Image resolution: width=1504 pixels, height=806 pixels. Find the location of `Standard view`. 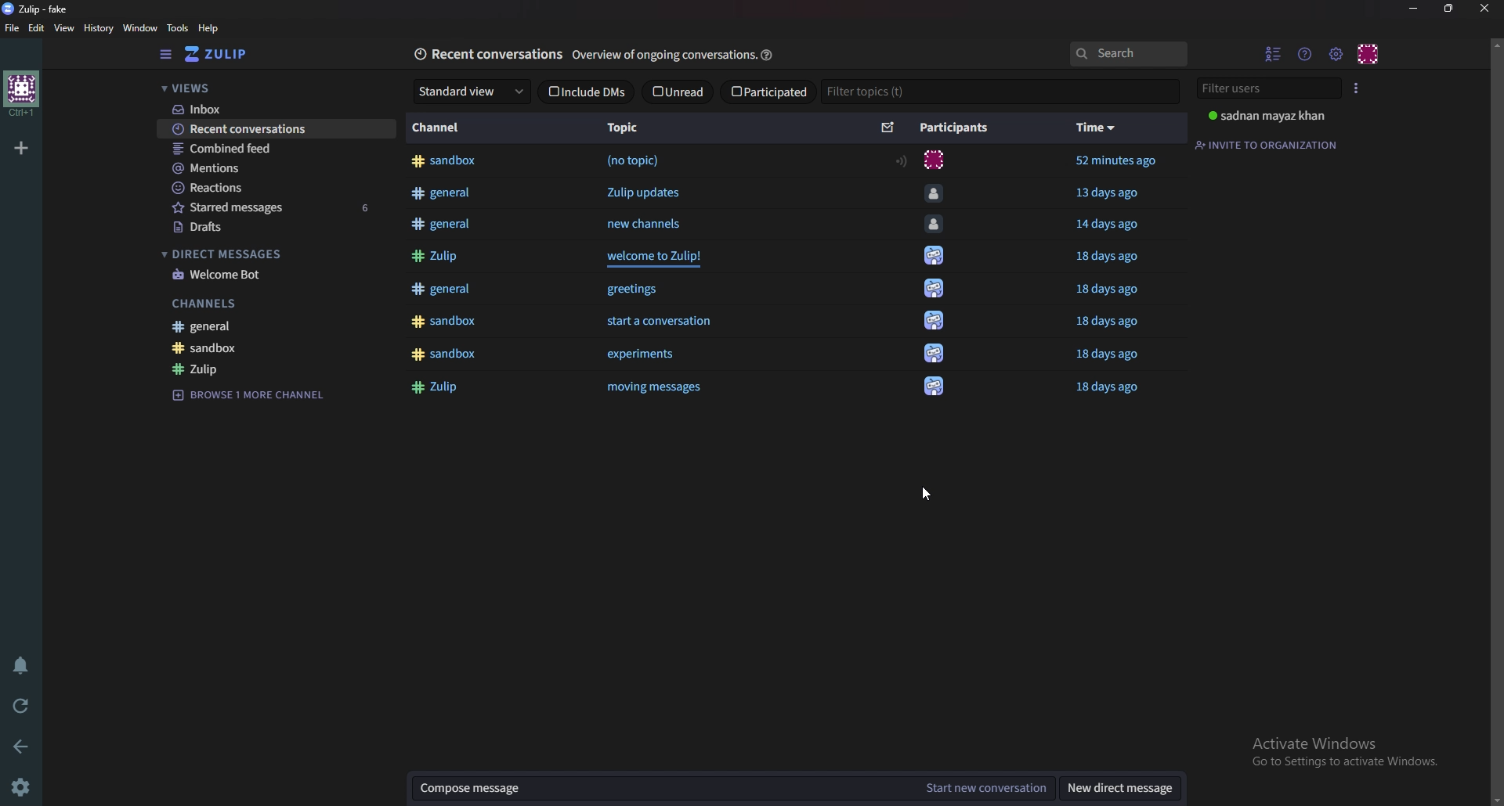

Standard view is located at coordinates (469, 91).